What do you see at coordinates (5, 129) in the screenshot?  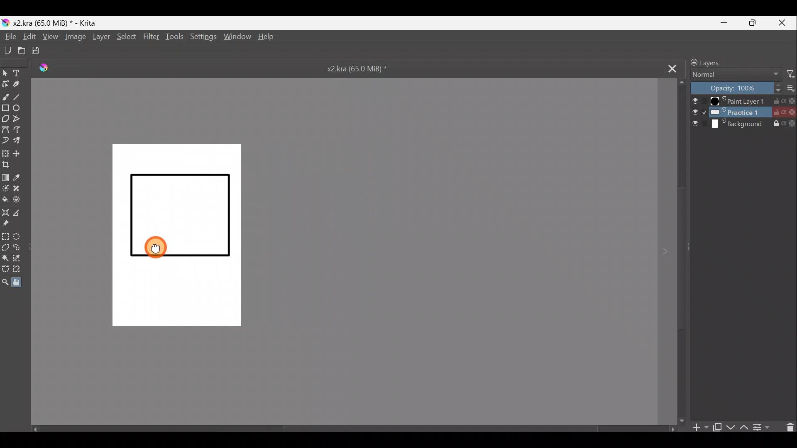 I see `Bezier curve tool` at bounding box center [5, 129].